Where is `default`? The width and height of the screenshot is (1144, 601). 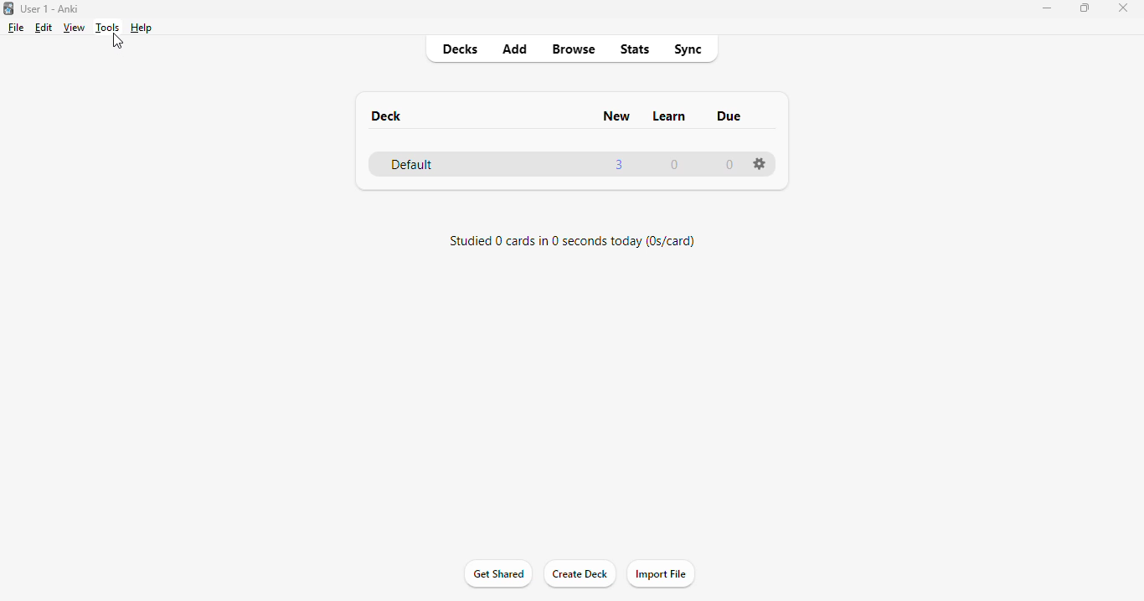
default is located at coordinates (412, 165).